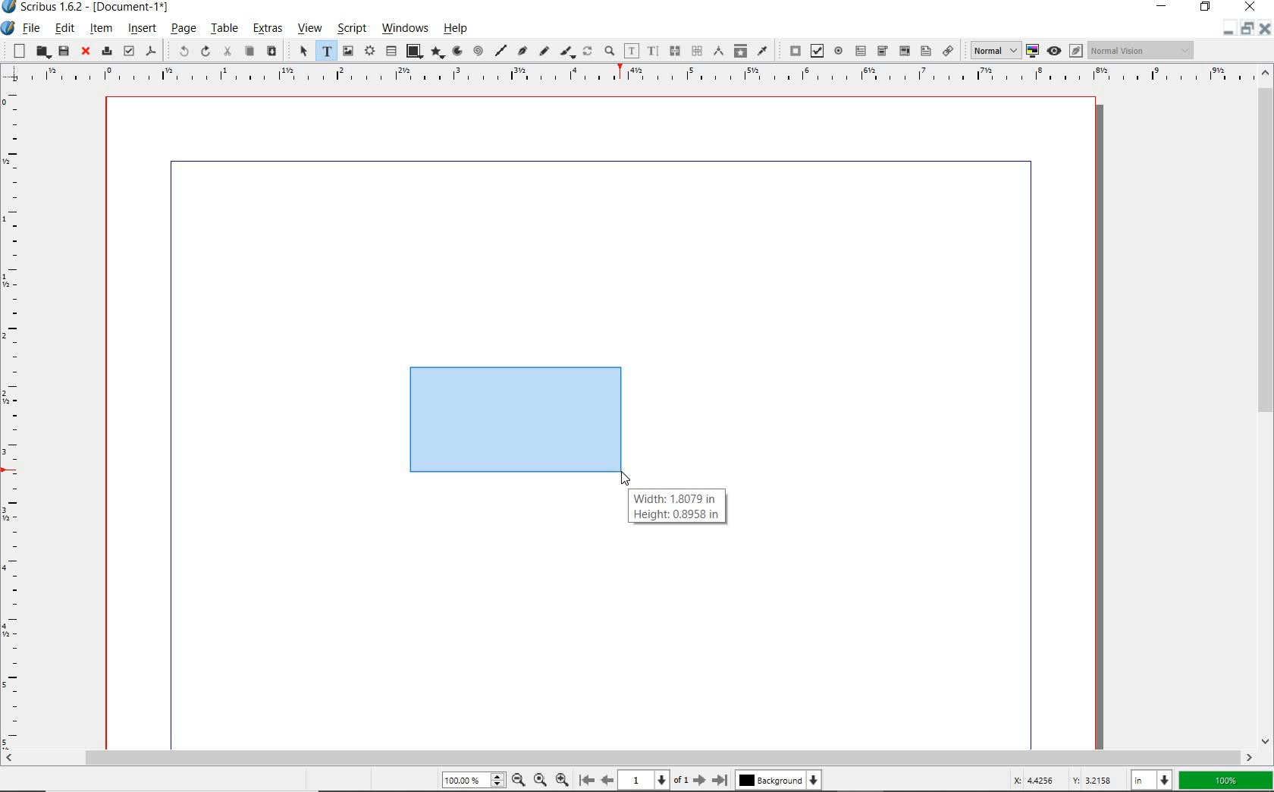 The height and width of the screenshot is (792, 1274). I want to click on calligraphic line, so click(568, 52).